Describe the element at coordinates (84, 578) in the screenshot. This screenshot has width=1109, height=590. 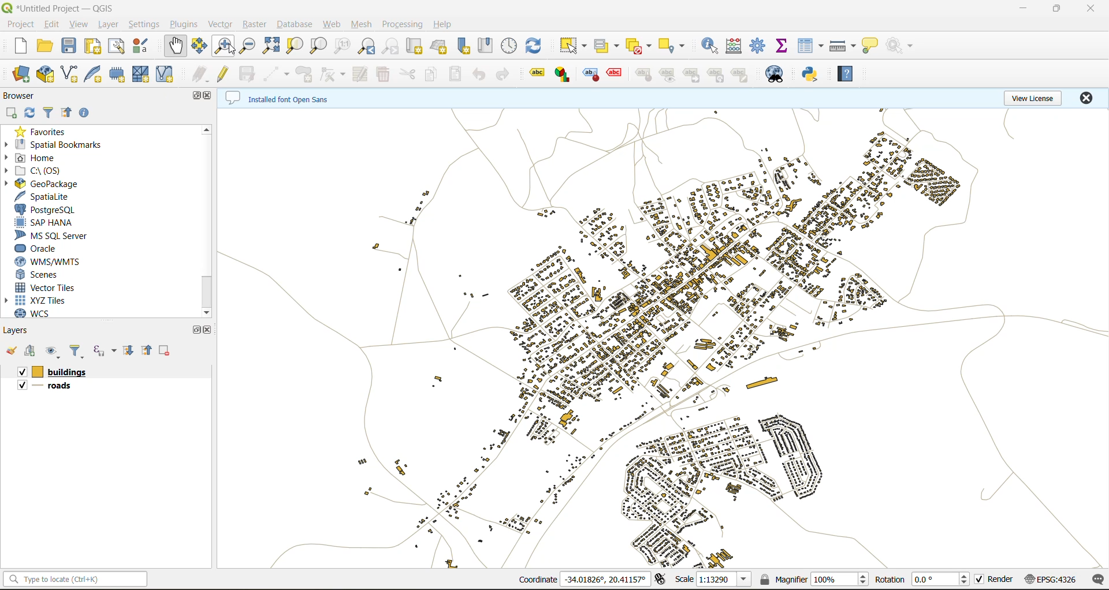
I see `status bar` at that location.